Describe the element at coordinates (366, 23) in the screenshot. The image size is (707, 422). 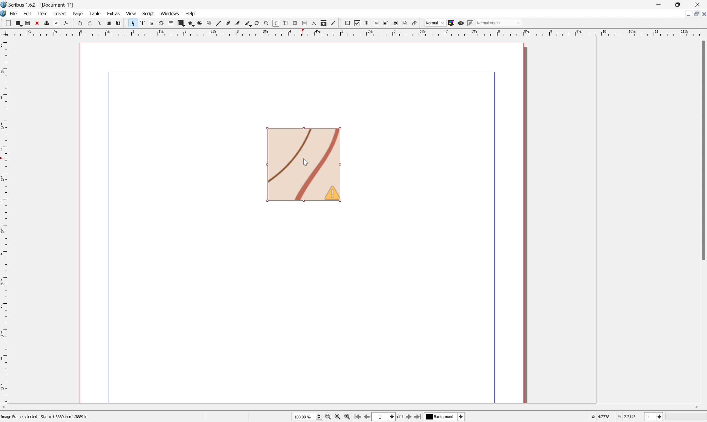
I see `PDF radio button` at that location.